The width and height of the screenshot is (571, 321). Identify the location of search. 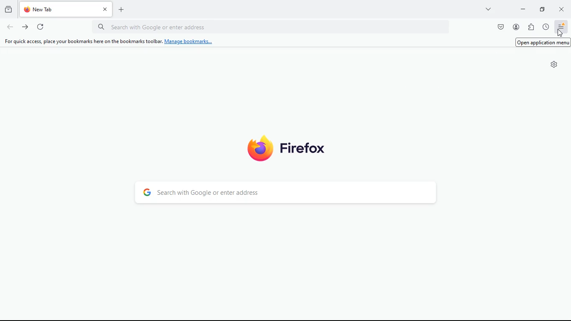
(287, 194).